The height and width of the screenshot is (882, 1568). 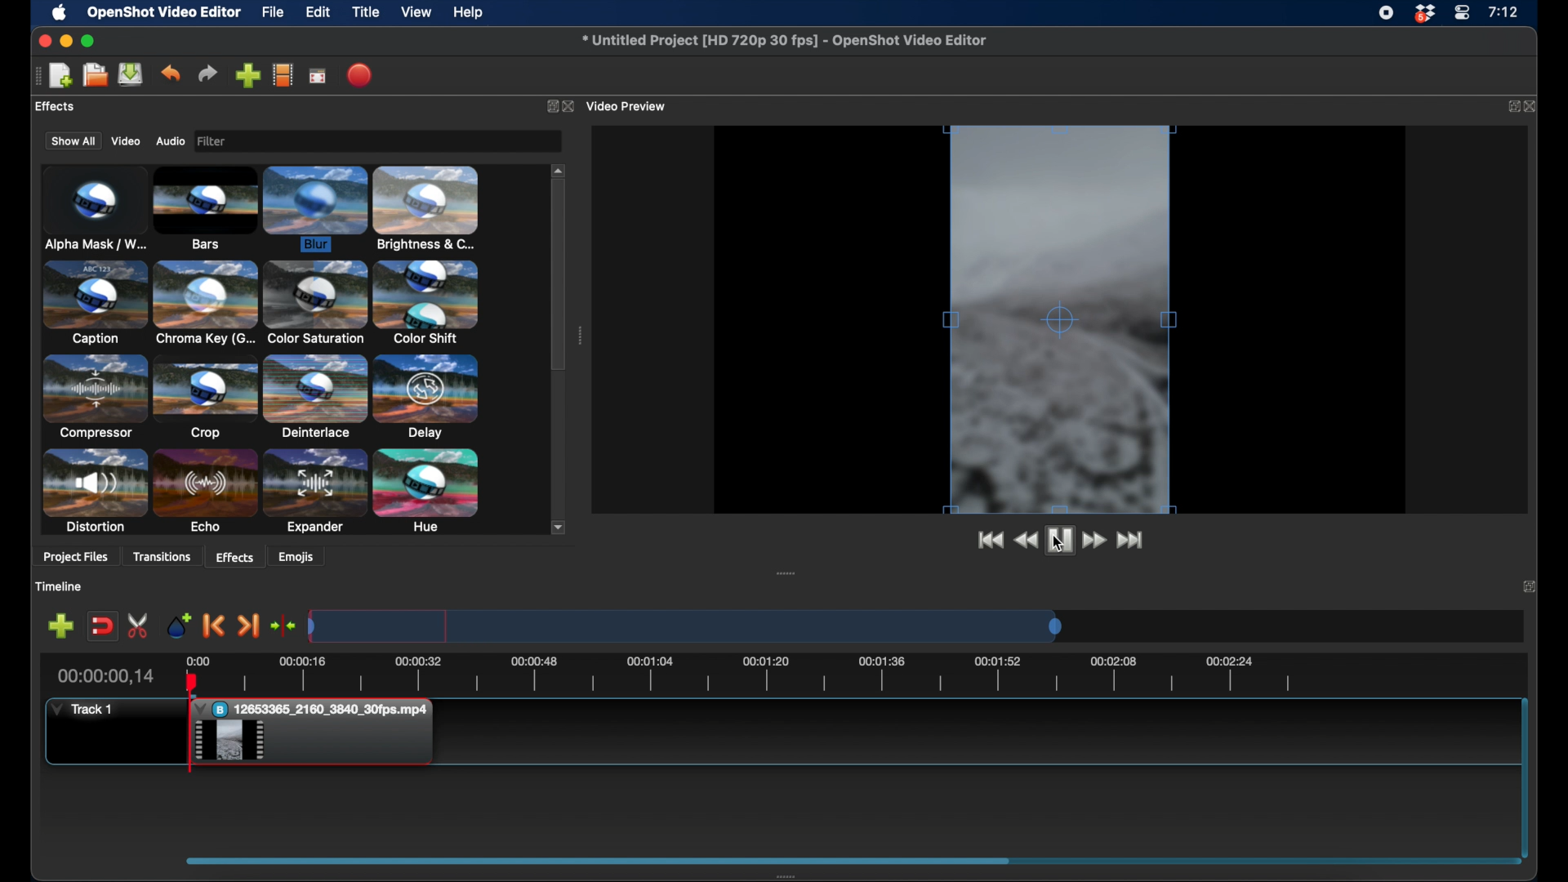 I want to click on current time indicator, so click(x=107, y=676).